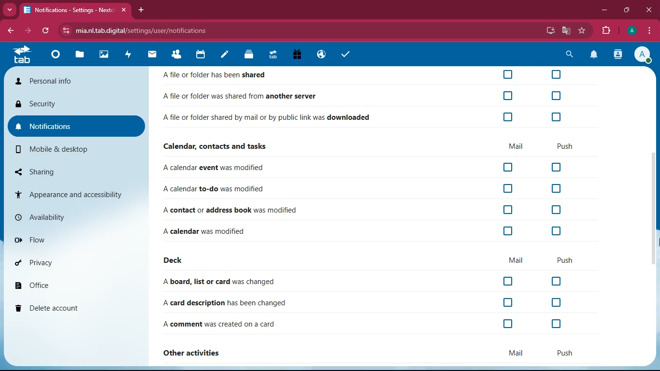 The height and width of the screenshot is (371, 660). Describe the element at coordinates (224, 304) in the screenshot. I see `A card description has been changed` at that location.